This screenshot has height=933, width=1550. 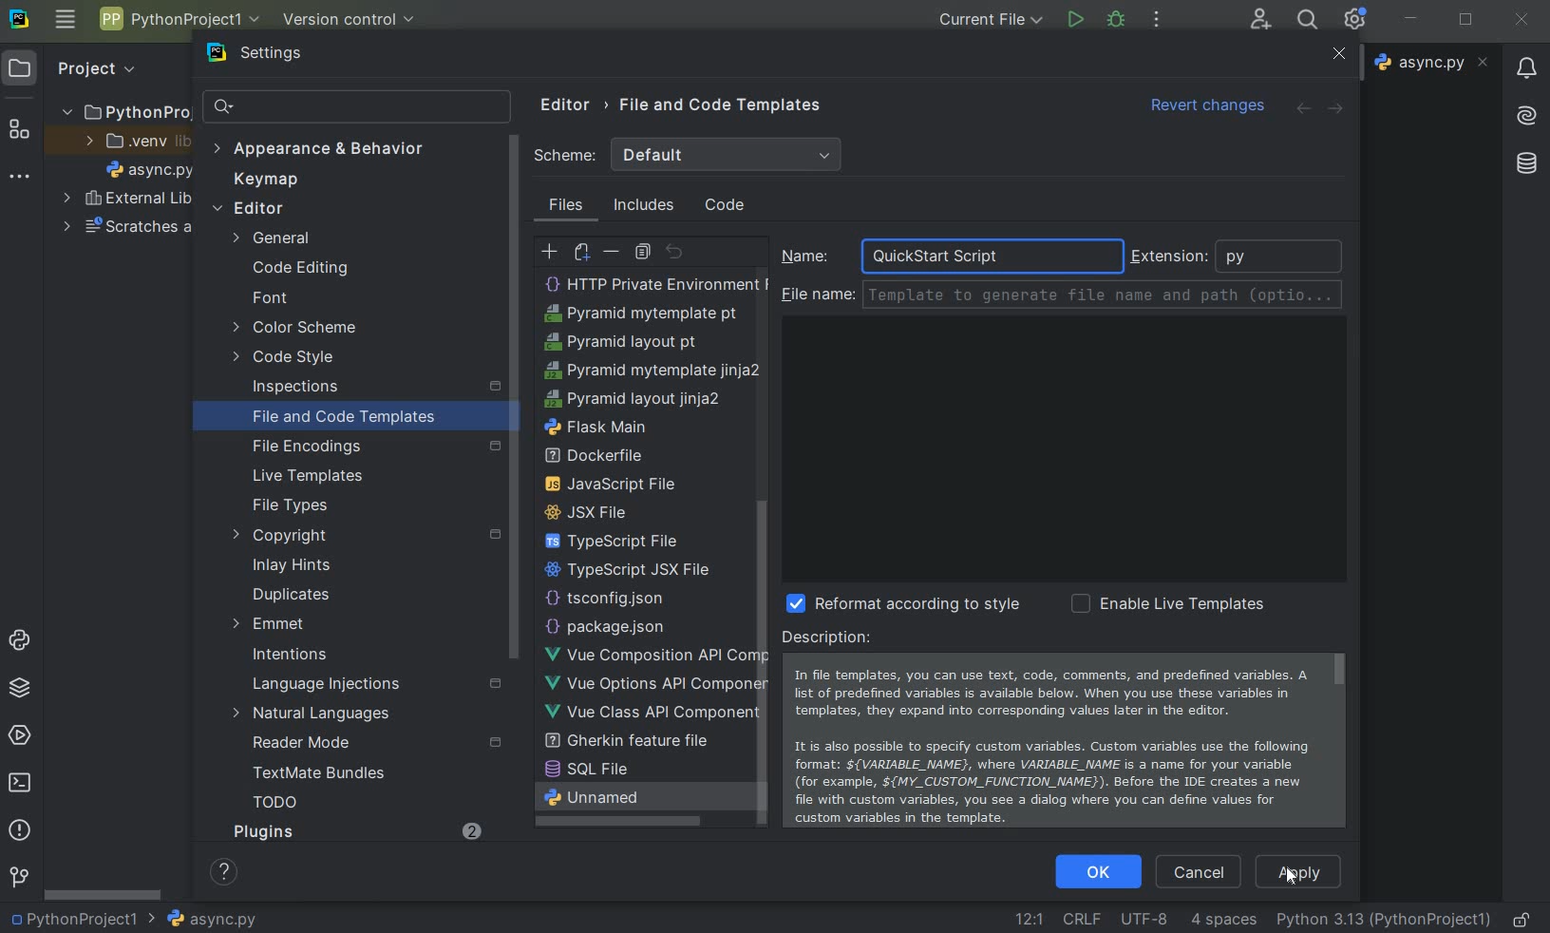 I want to click on problems, so click(x=19, y=828).